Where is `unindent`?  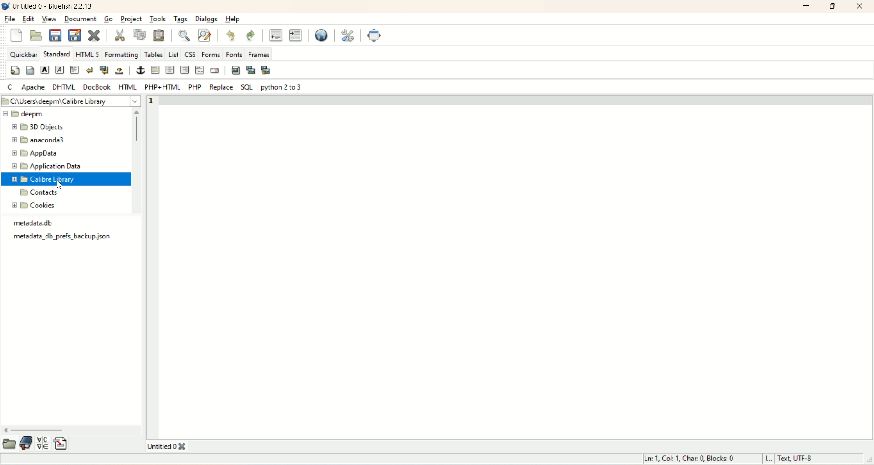
unindent is located at coordinates (275, 35).